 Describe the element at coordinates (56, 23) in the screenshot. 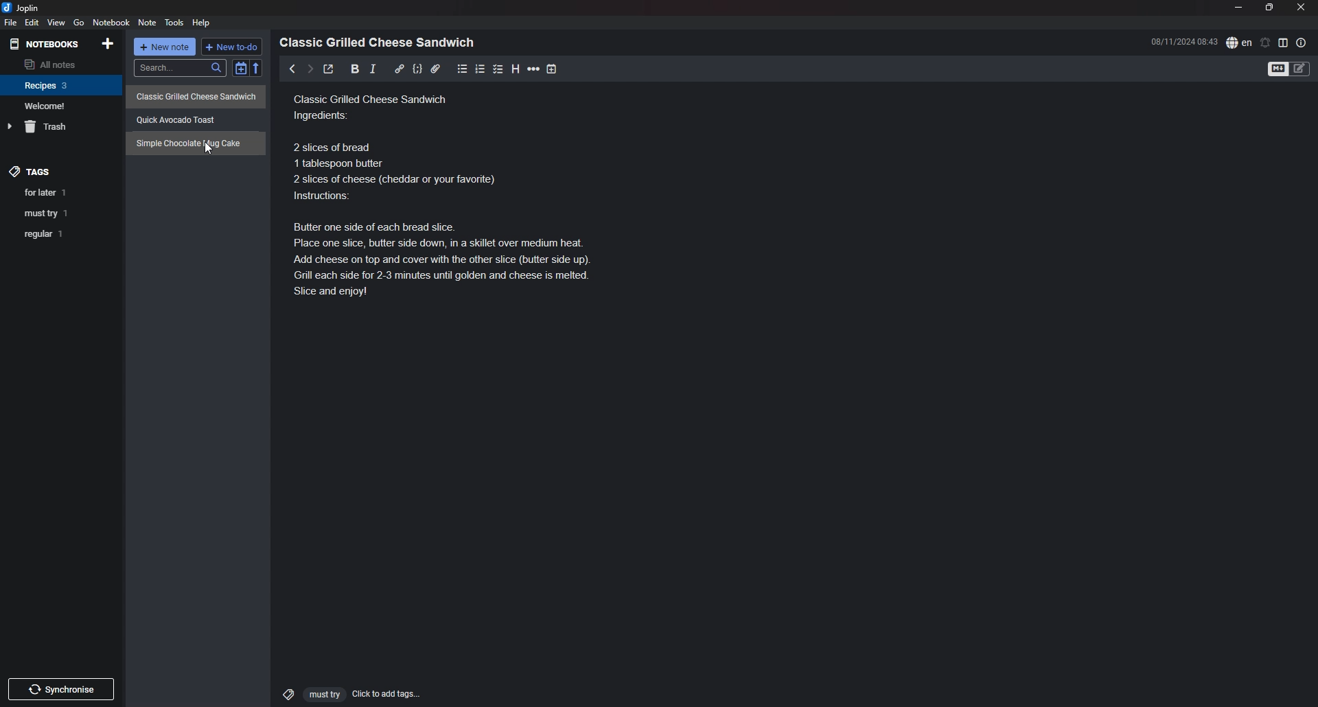

I see `view` at that location.